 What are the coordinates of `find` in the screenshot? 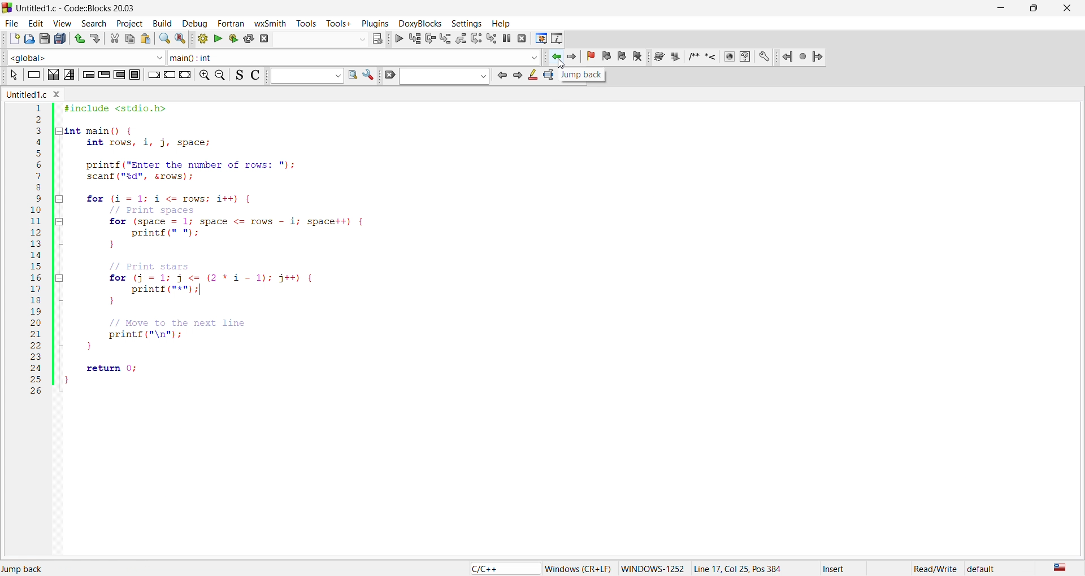 It's located at (350, 76).